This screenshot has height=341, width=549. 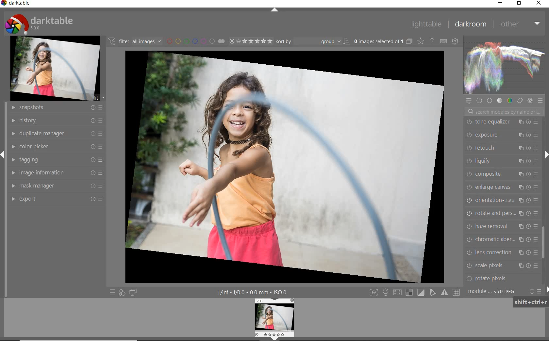 I want to click on lens correction, so click(x=500, y=252).